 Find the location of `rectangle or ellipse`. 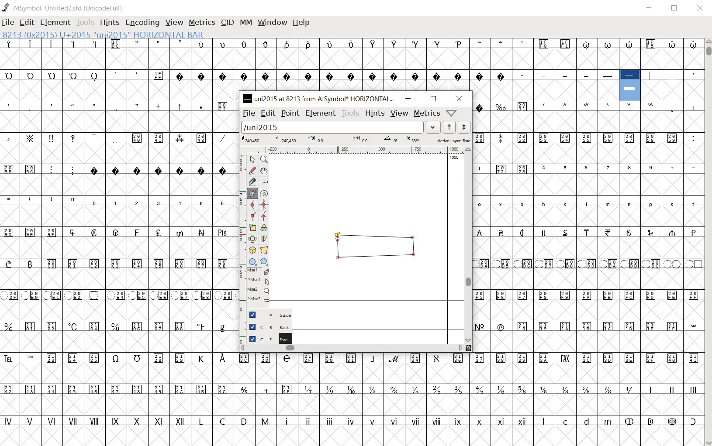

rectangle or ellipse is located at coordinates (252, 261).